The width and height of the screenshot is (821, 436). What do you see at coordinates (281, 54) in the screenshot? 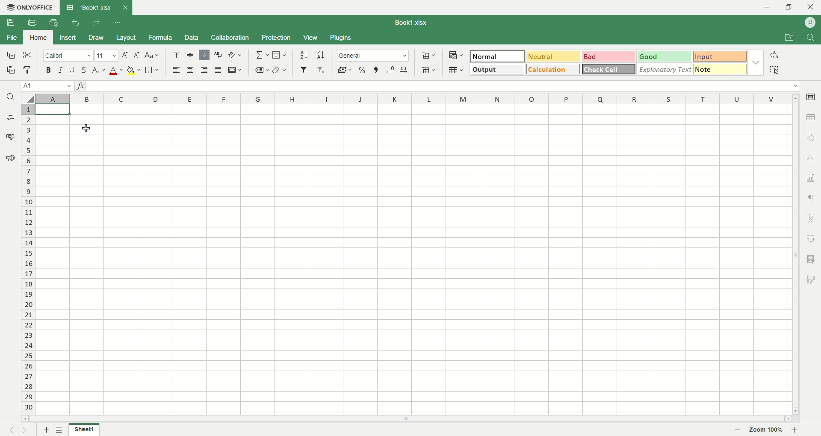
I see `fill` at bounding box center [281, 54].